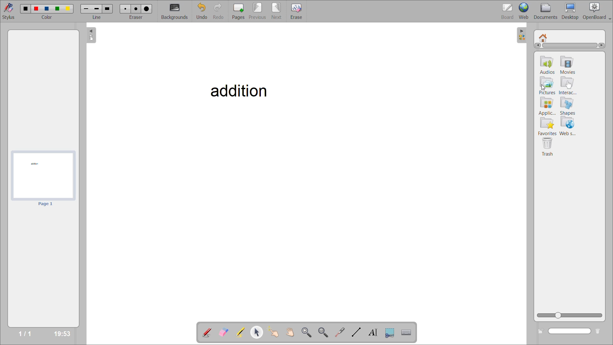 This screenshot has width=613, height=345. What do you see at coordinates (548, 87) in the screenshot?
I see `pictures` at bounding box center [548, 87].